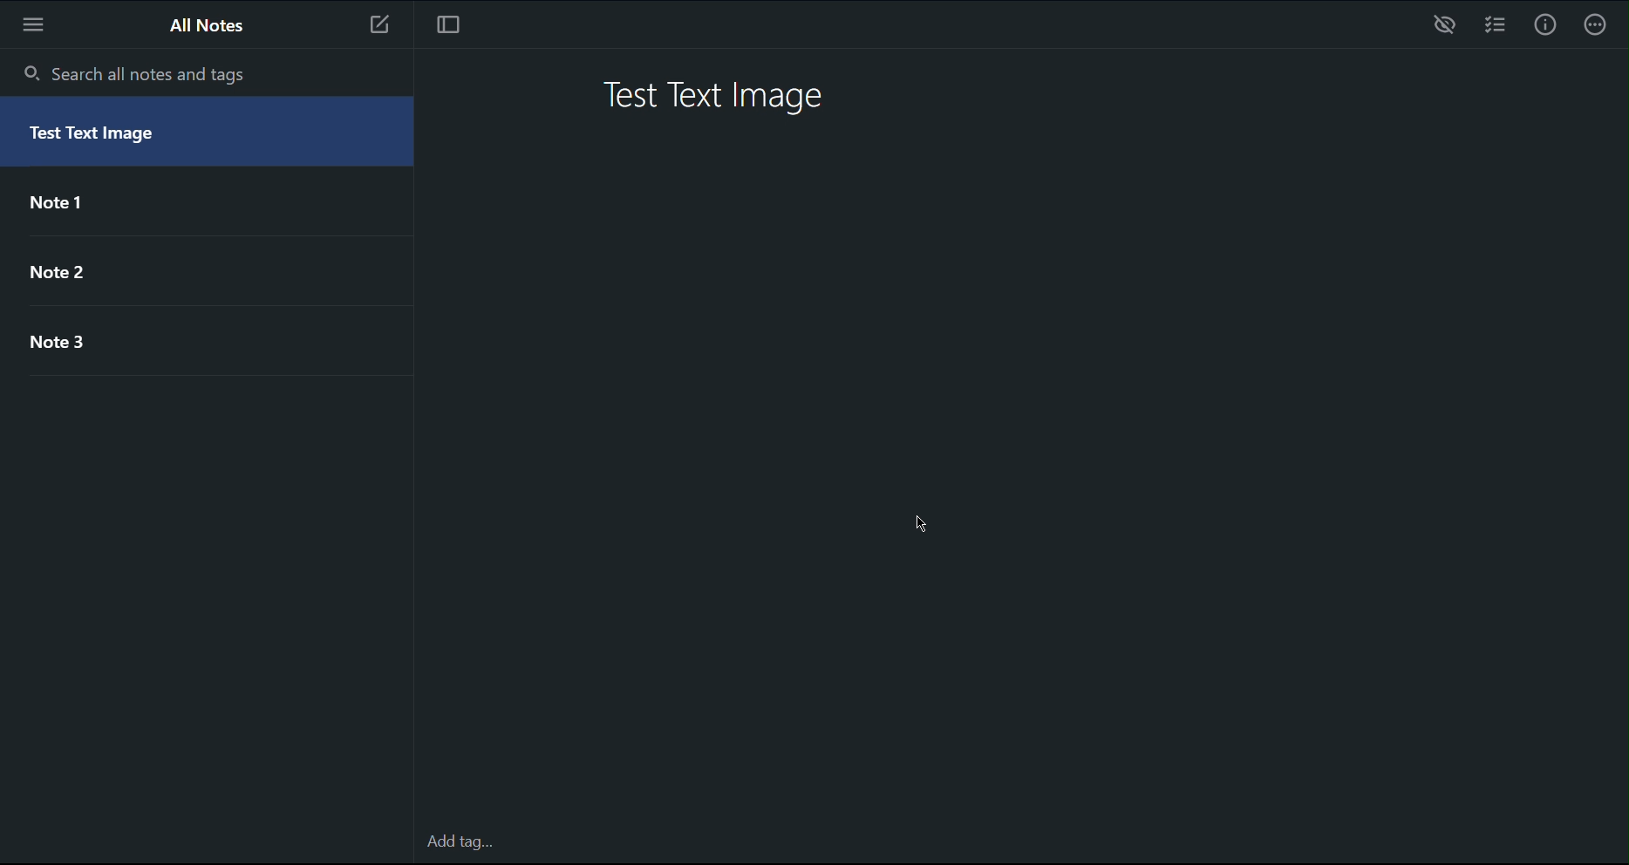  I want to click on Note 1, so click(61, 202).